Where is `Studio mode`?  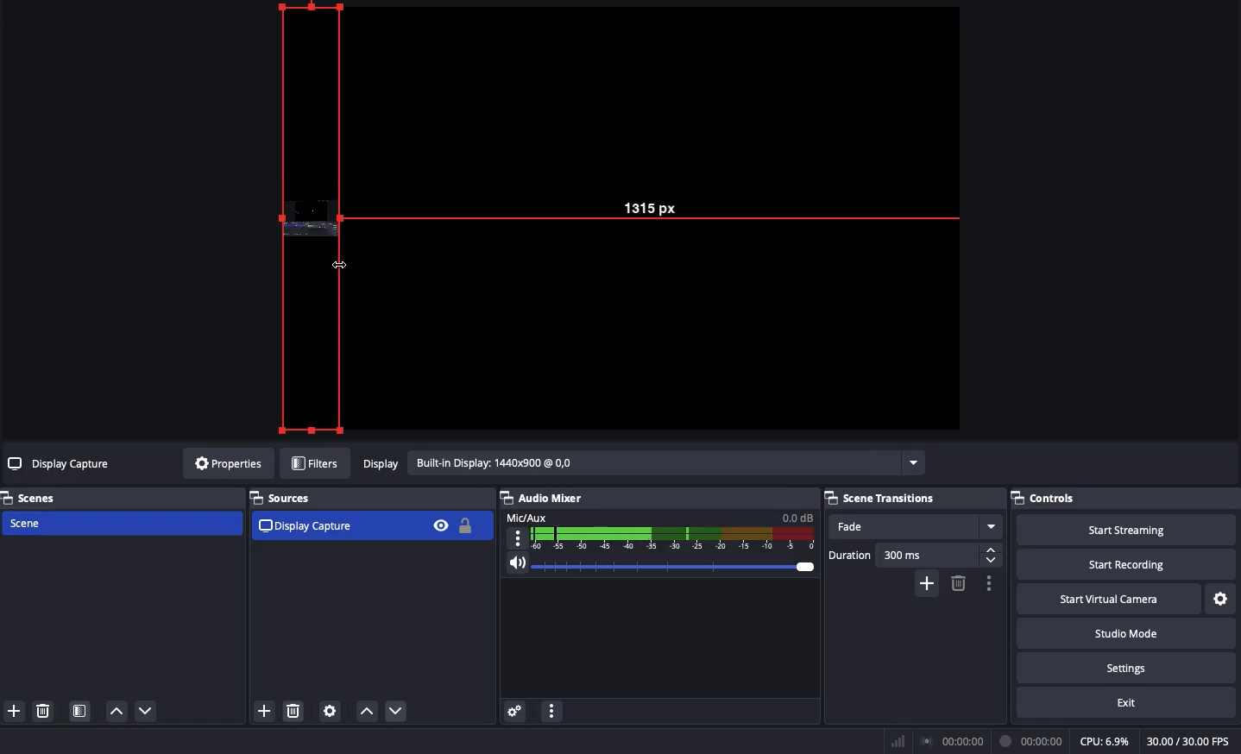
Studio mode is located at coordinates (1124, 631).